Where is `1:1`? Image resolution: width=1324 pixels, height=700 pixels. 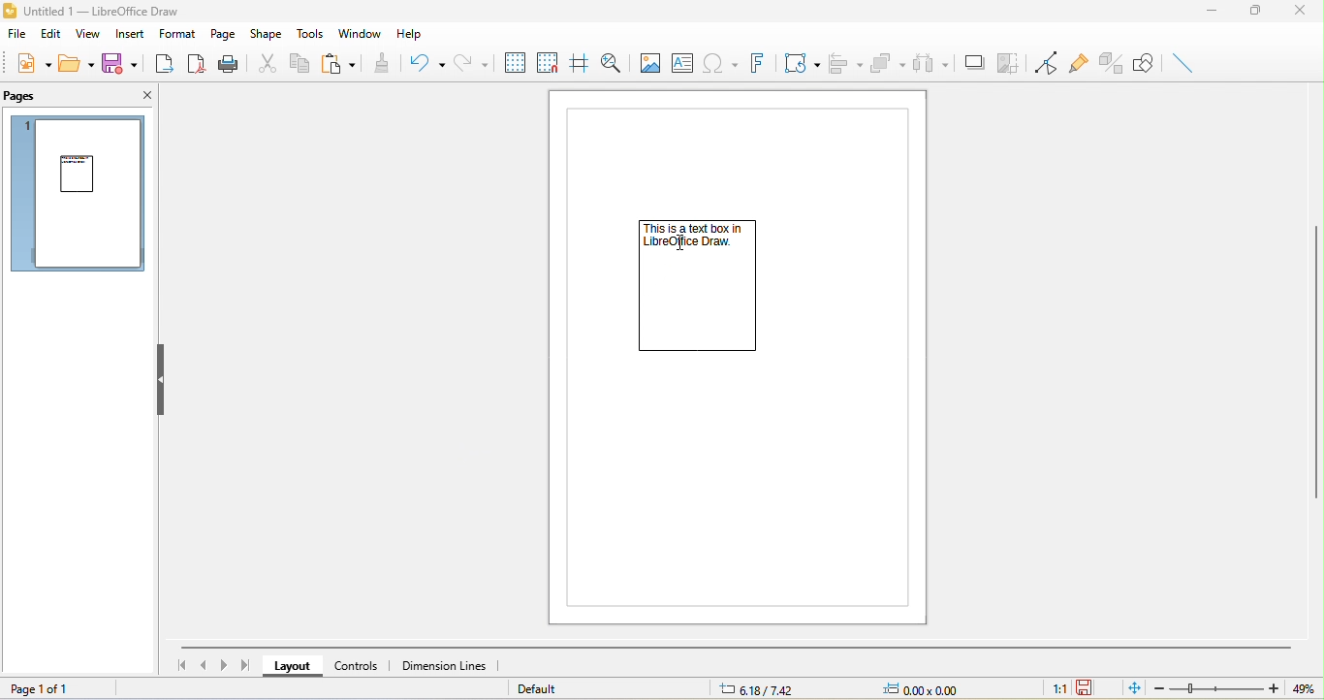
1:1 is located at coordinates (1058, 688).